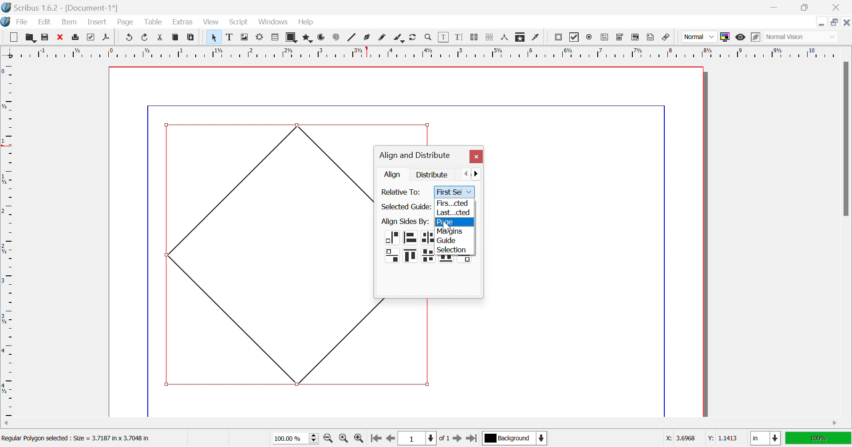  What do you see at coordinates (216, 37) in the screenshot?
I see `Select item` at bounding box center [216, 37].